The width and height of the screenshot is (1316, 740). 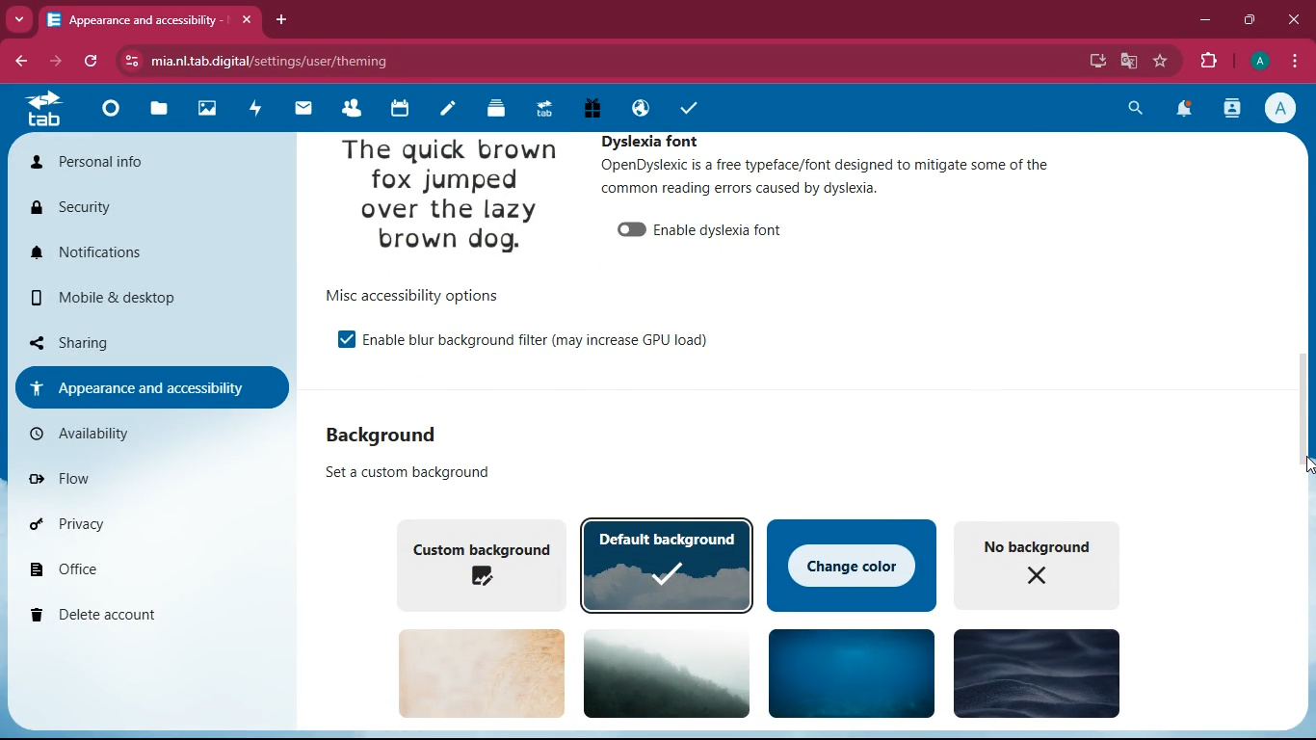 I want to click on background, so click(x=1035, y=672).